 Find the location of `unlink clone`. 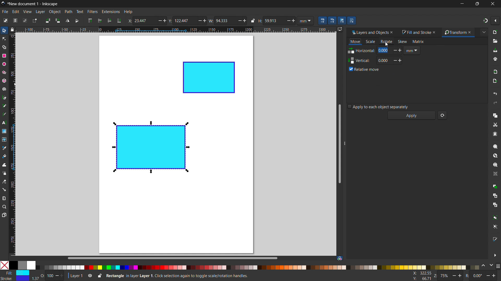

unlink clone is located at coordinates (495, 205).